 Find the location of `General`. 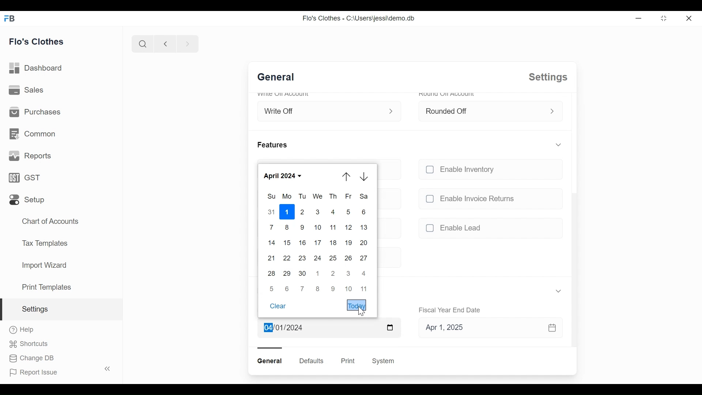

General is located at coordinates (271, 361).